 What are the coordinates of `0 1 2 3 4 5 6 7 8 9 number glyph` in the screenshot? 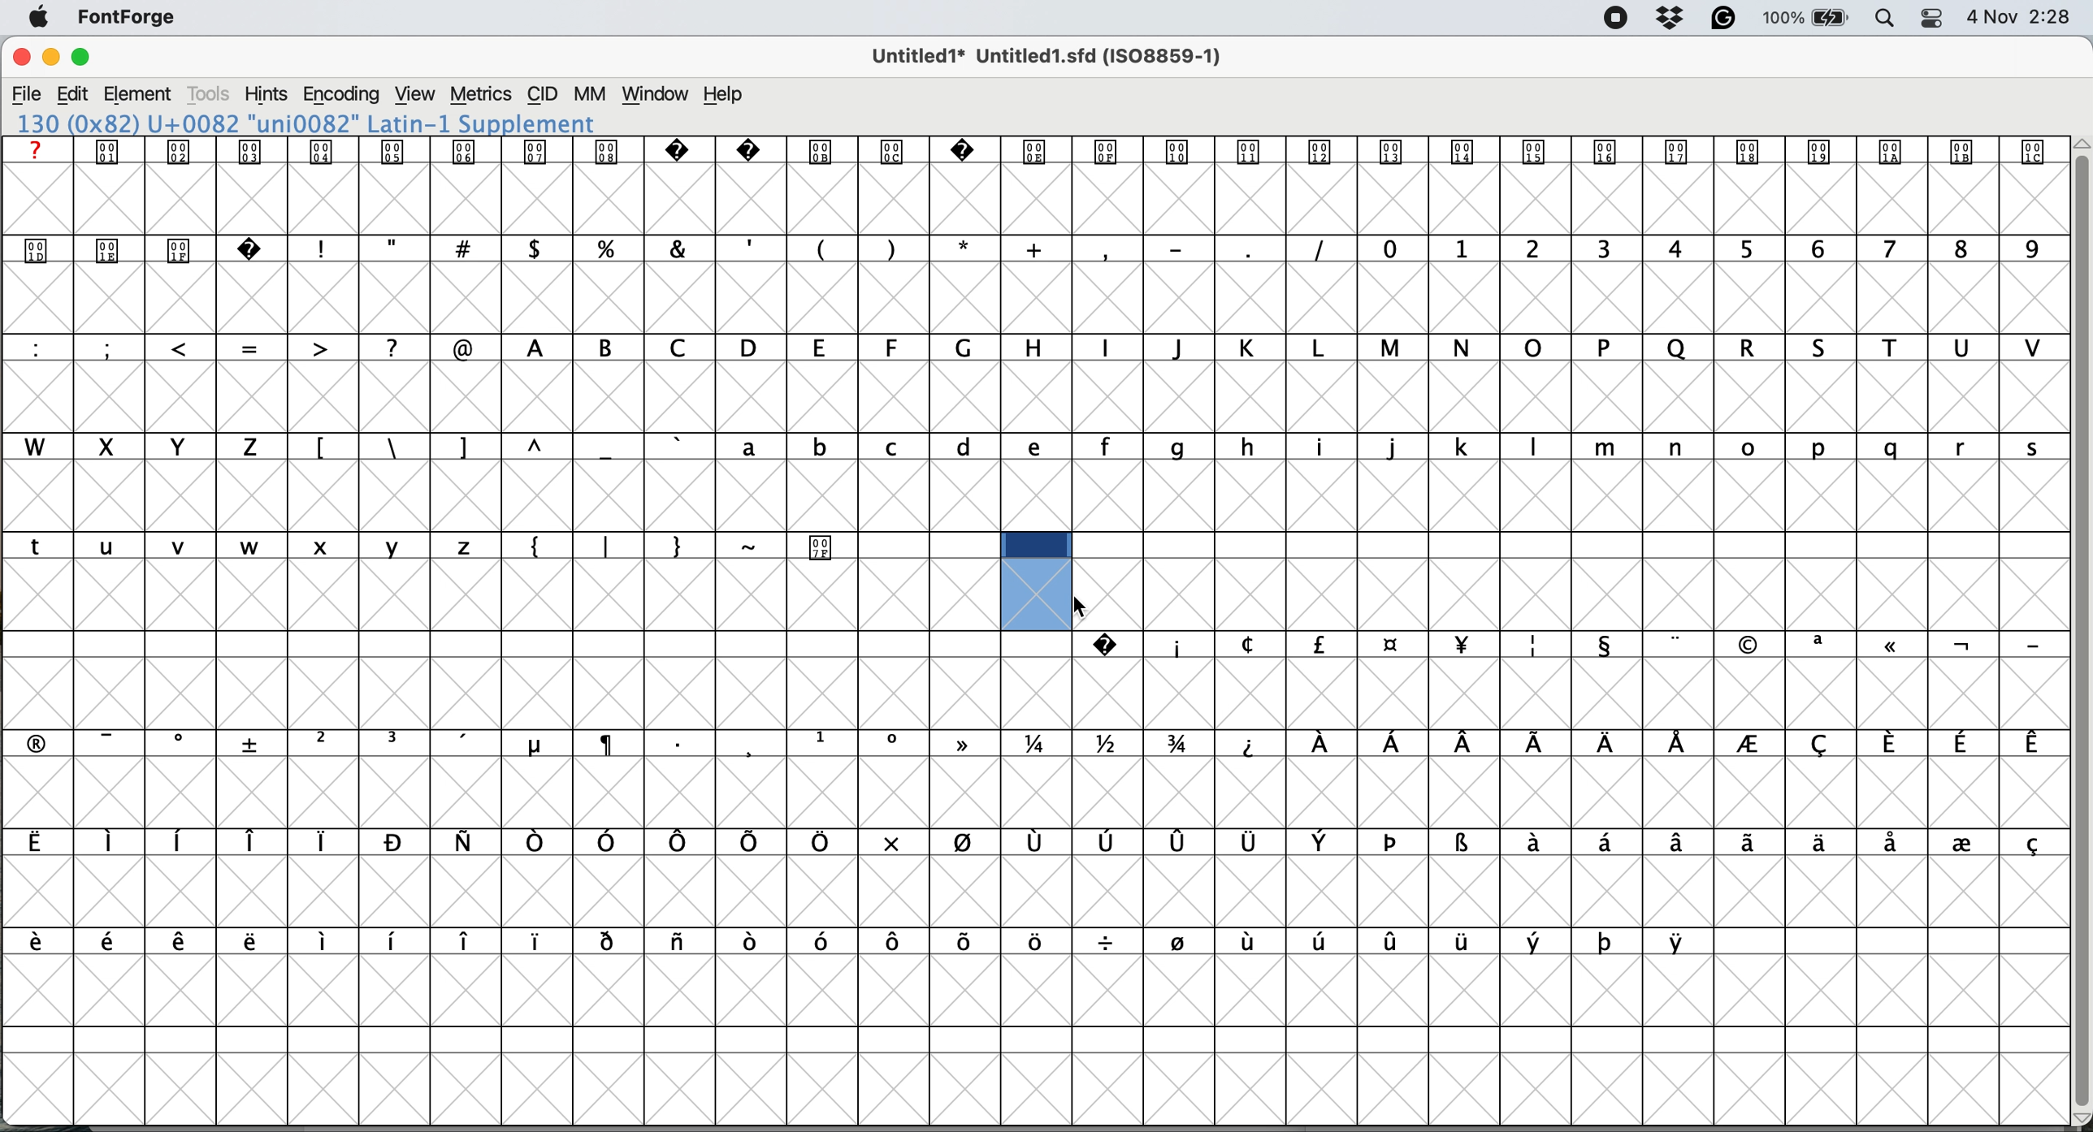 It's located at (1709, 250).